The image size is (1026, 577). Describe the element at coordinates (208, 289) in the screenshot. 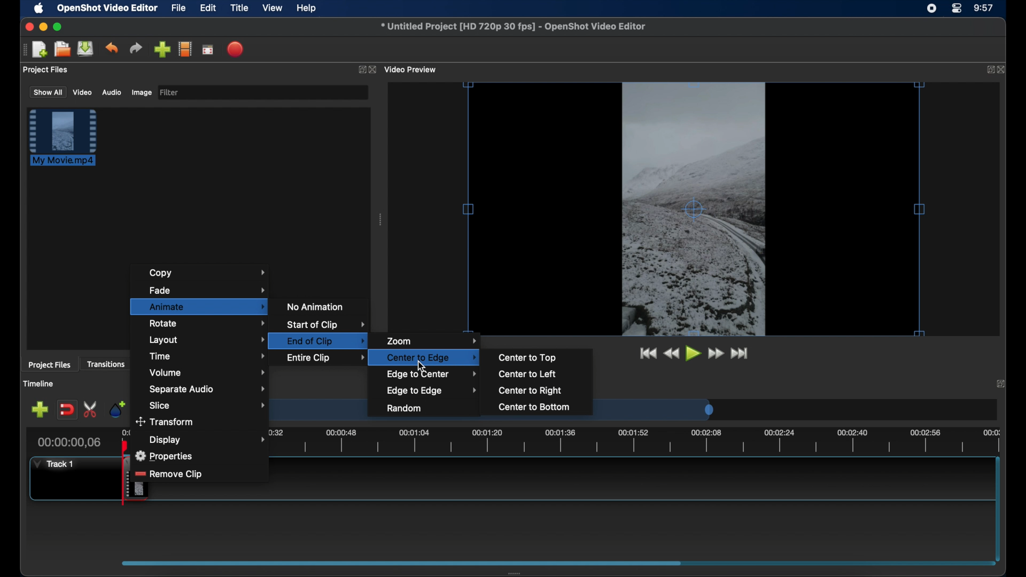

I see `fade menu` at that location.